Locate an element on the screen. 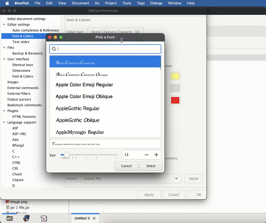 This screenshot has height=223, width=266. Font & Colors is located at coordinates (24, 36).